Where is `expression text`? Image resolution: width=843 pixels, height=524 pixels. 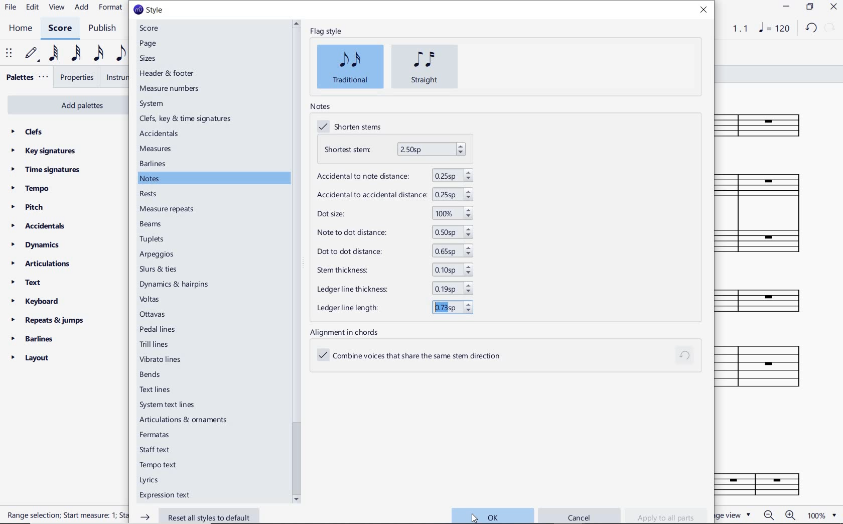 expression text is located at coordinates (170, 494).